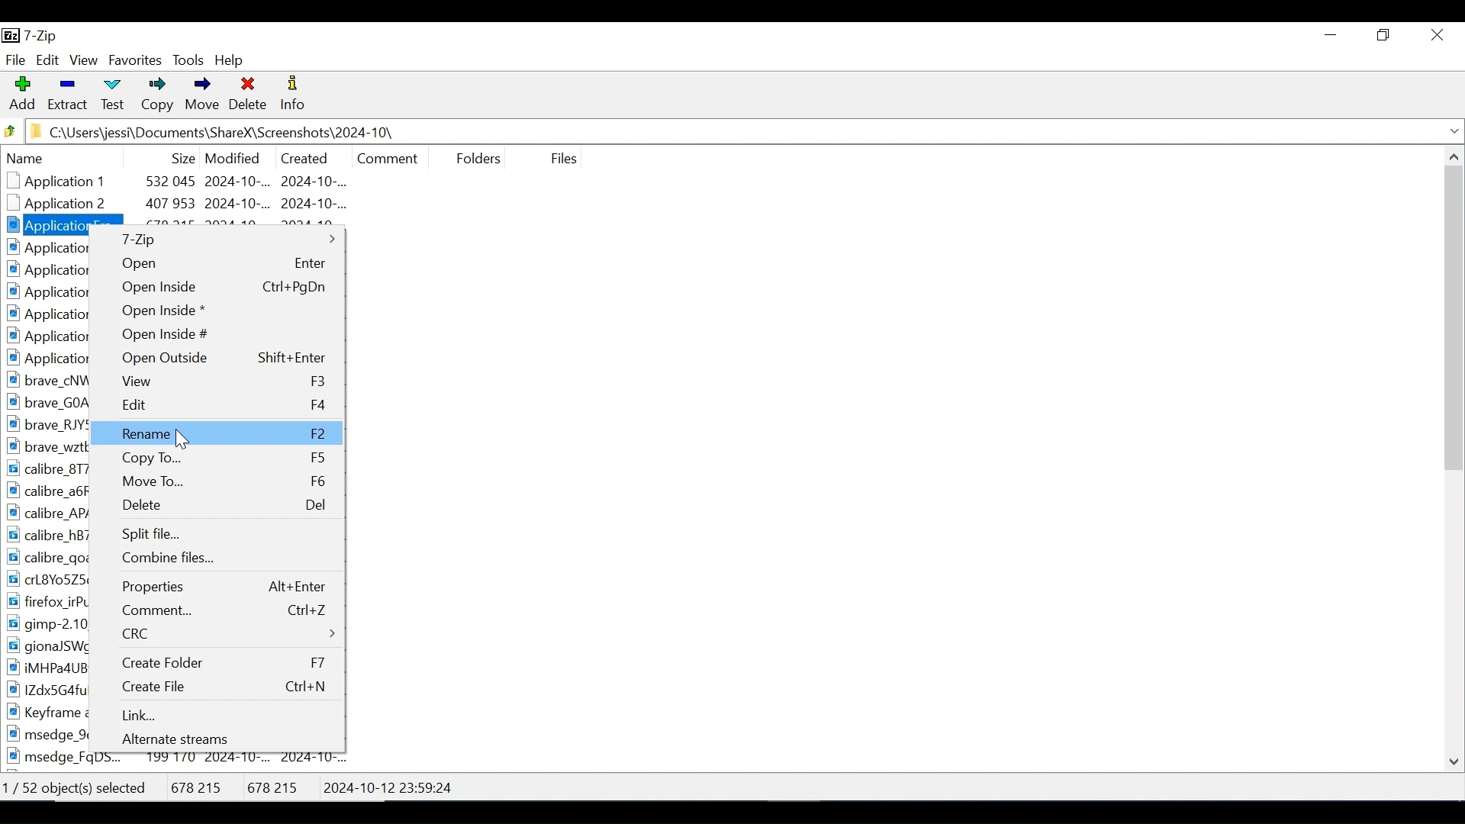 The height and width of the screenshot is (824, 1465). I want to click on 7-Zip Desktop Icon, so click(33, 37).